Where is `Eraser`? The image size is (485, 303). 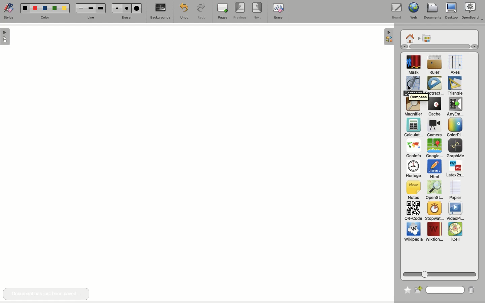
Eraser is located at coordinates (127, 17).